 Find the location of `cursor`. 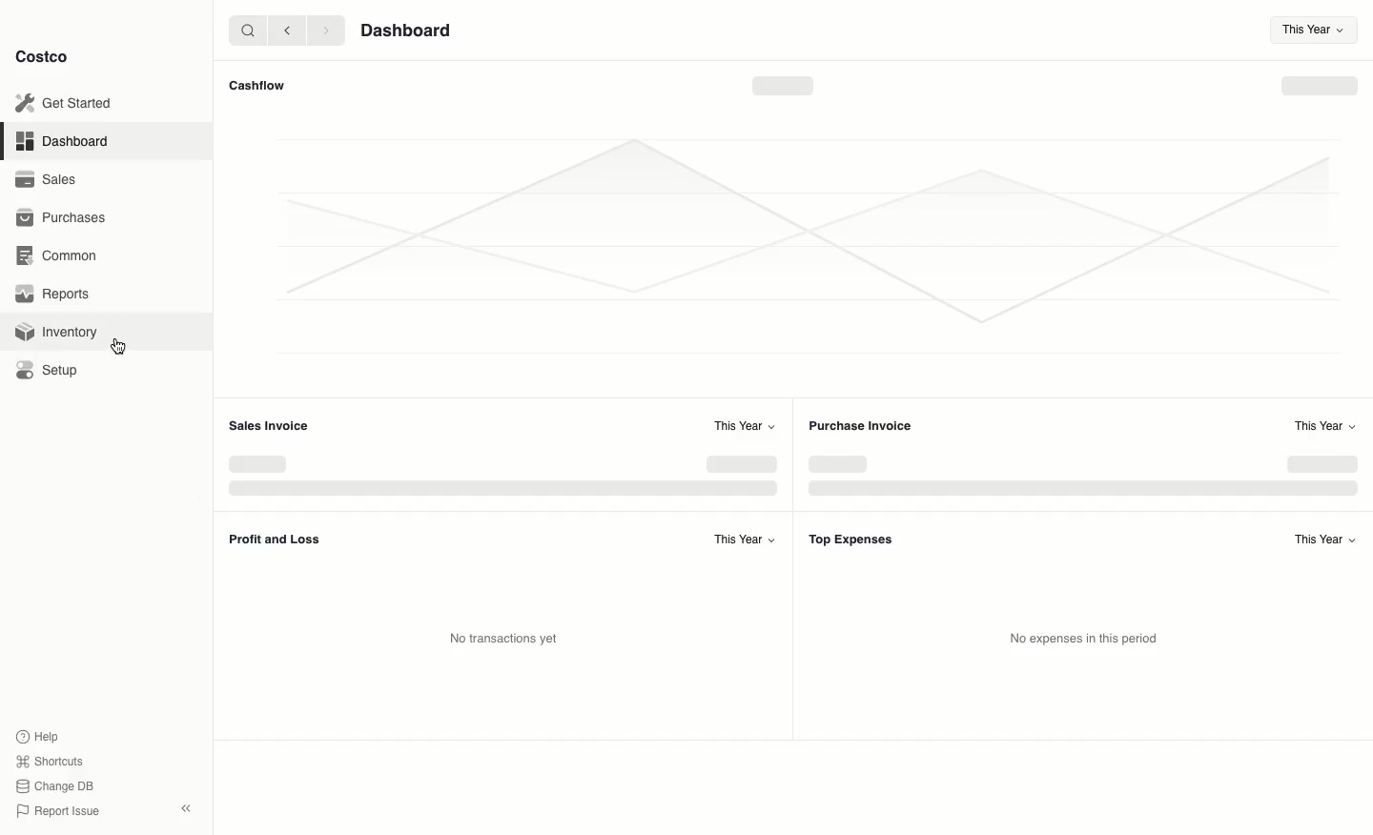

cursor is located at coordinates (122, 347).